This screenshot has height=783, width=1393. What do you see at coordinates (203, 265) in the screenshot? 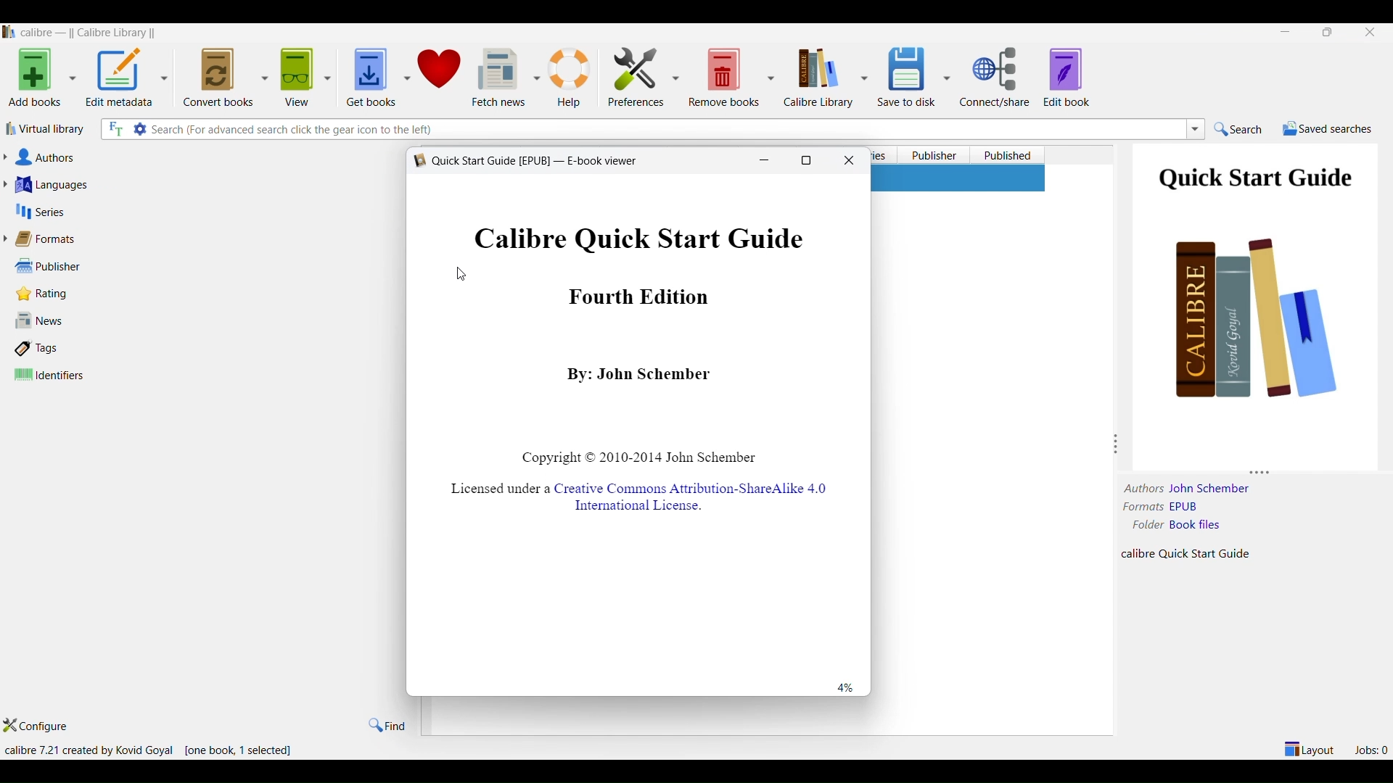
I see `publisher` at bounding box center [203, 265].